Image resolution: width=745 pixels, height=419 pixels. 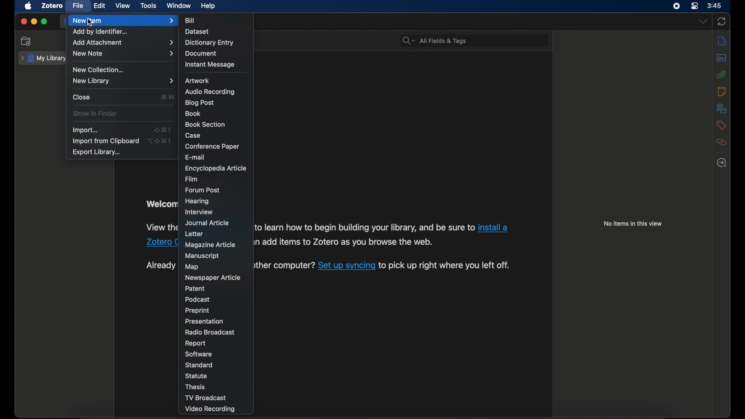 What do you see at coordinates (196, 344) in the screenshot?
I see `report` at bounding box center [196, 344].